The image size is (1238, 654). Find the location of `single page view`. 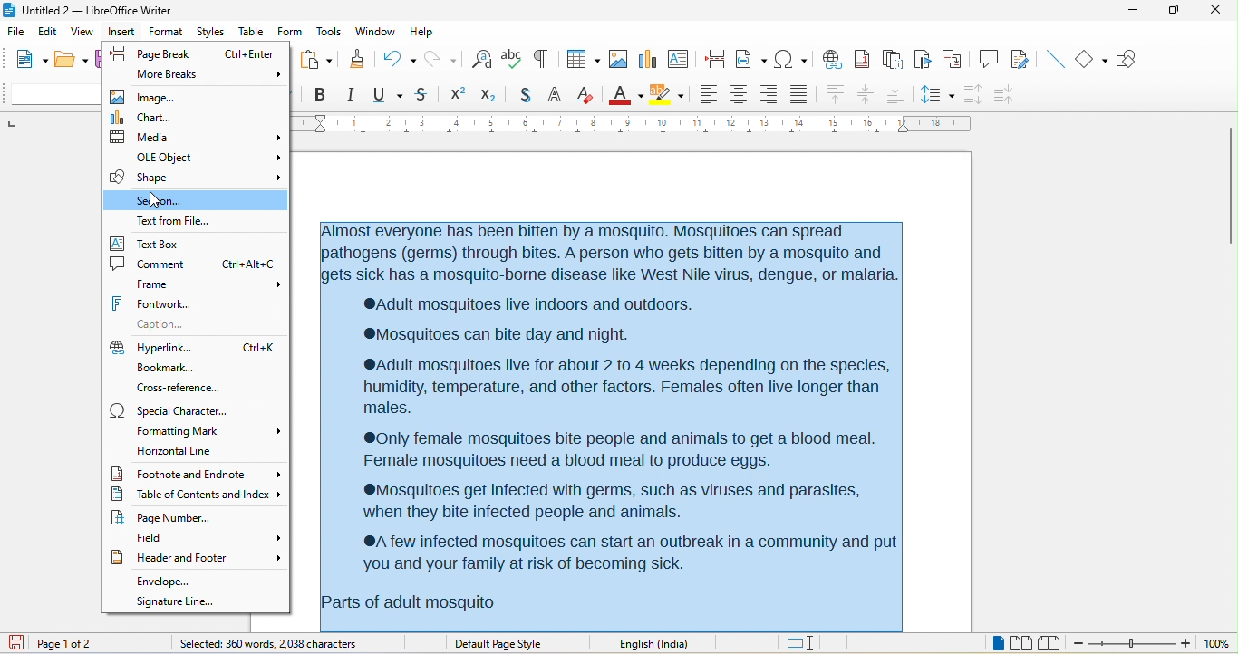

single page view is located at coordinates (999, 643).